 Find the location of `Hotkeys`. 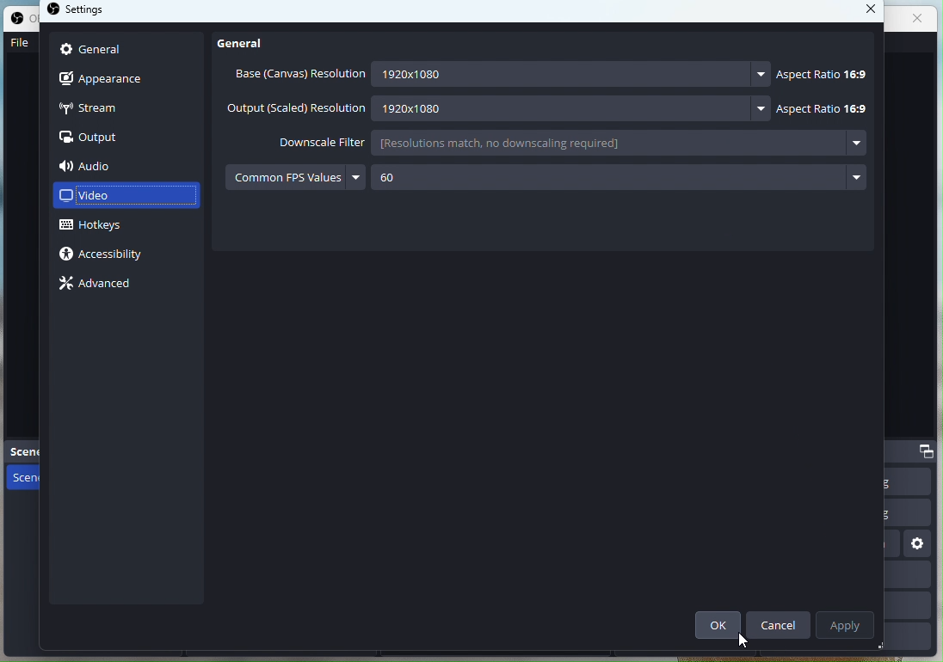

Hotkeys is located at coordinates (107, 227).